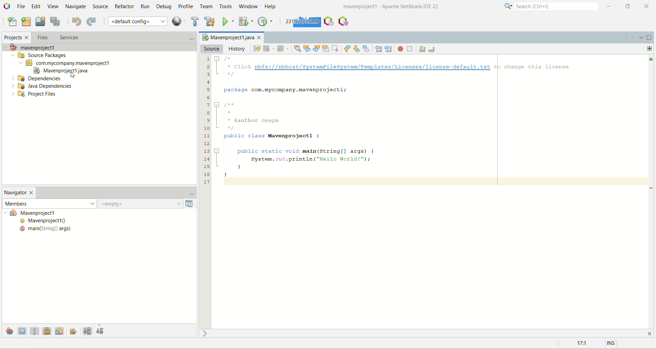 This screenshot has width=656, height=349. What do you see at coordinates (268, 49) in the screenshot?
I see `back` at bounding box center [268, 49].